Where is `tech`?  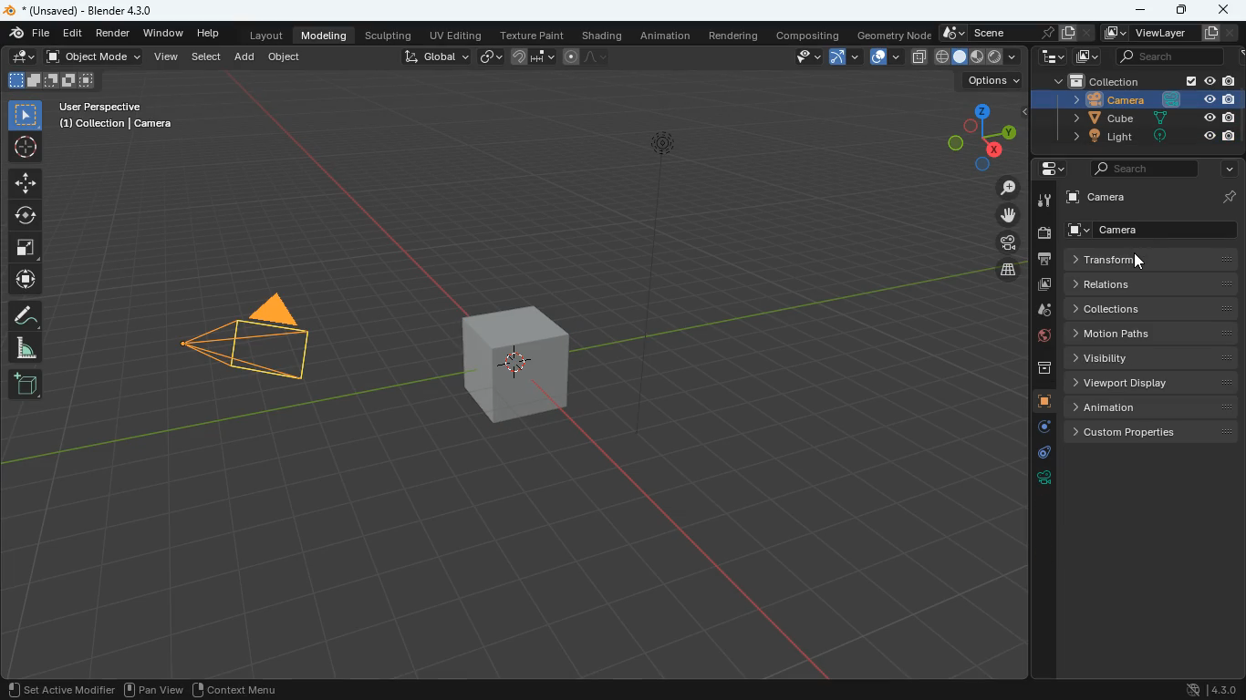 tech is located at coordinates (1051, 57).